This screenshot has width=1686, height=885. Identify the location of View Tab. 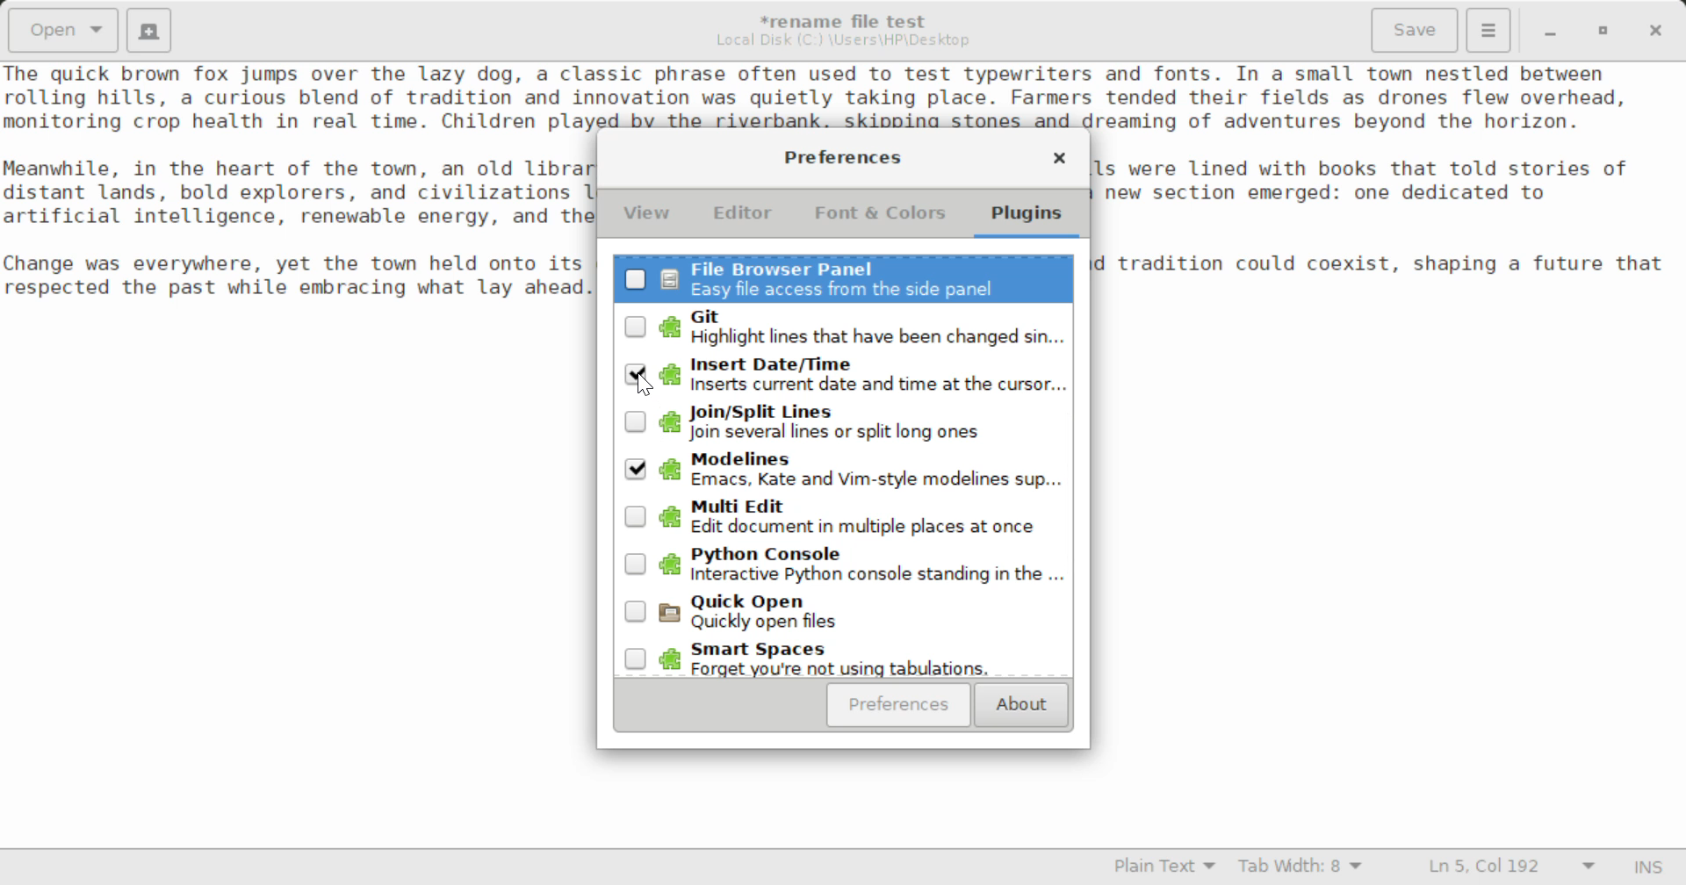
(647, 217).